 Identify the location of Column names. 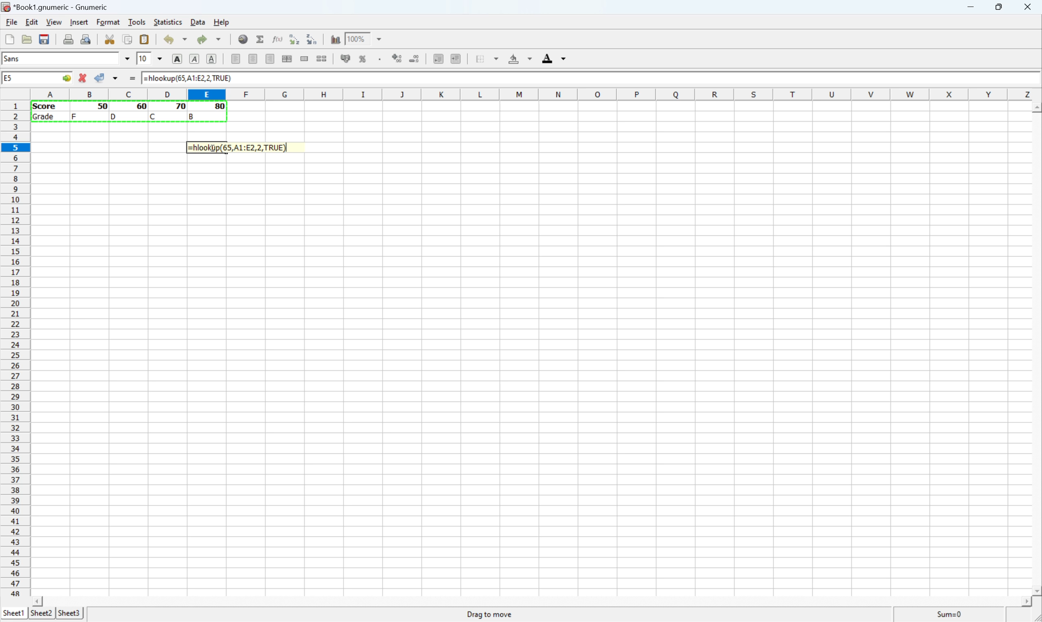
(535, 93).